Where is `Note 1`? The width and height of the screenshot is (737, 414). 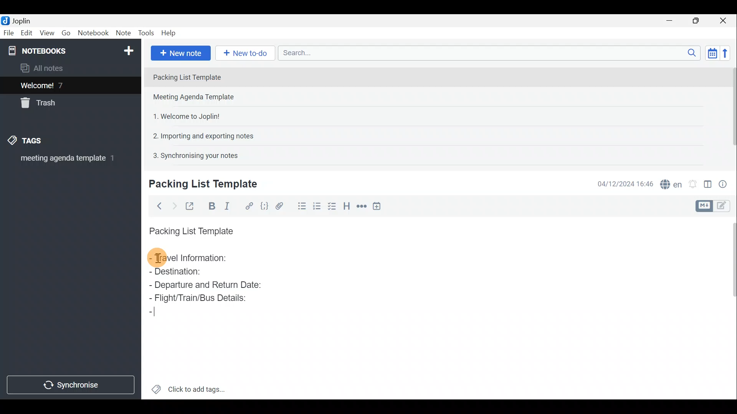 Note 1 is located at coordinates (215, 76).